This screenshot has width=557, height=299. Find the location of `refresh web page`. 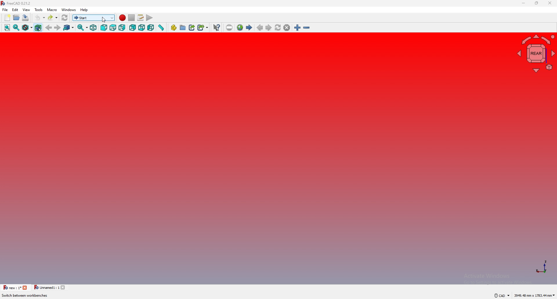

refresh web page is located at coordinates (278, 28).